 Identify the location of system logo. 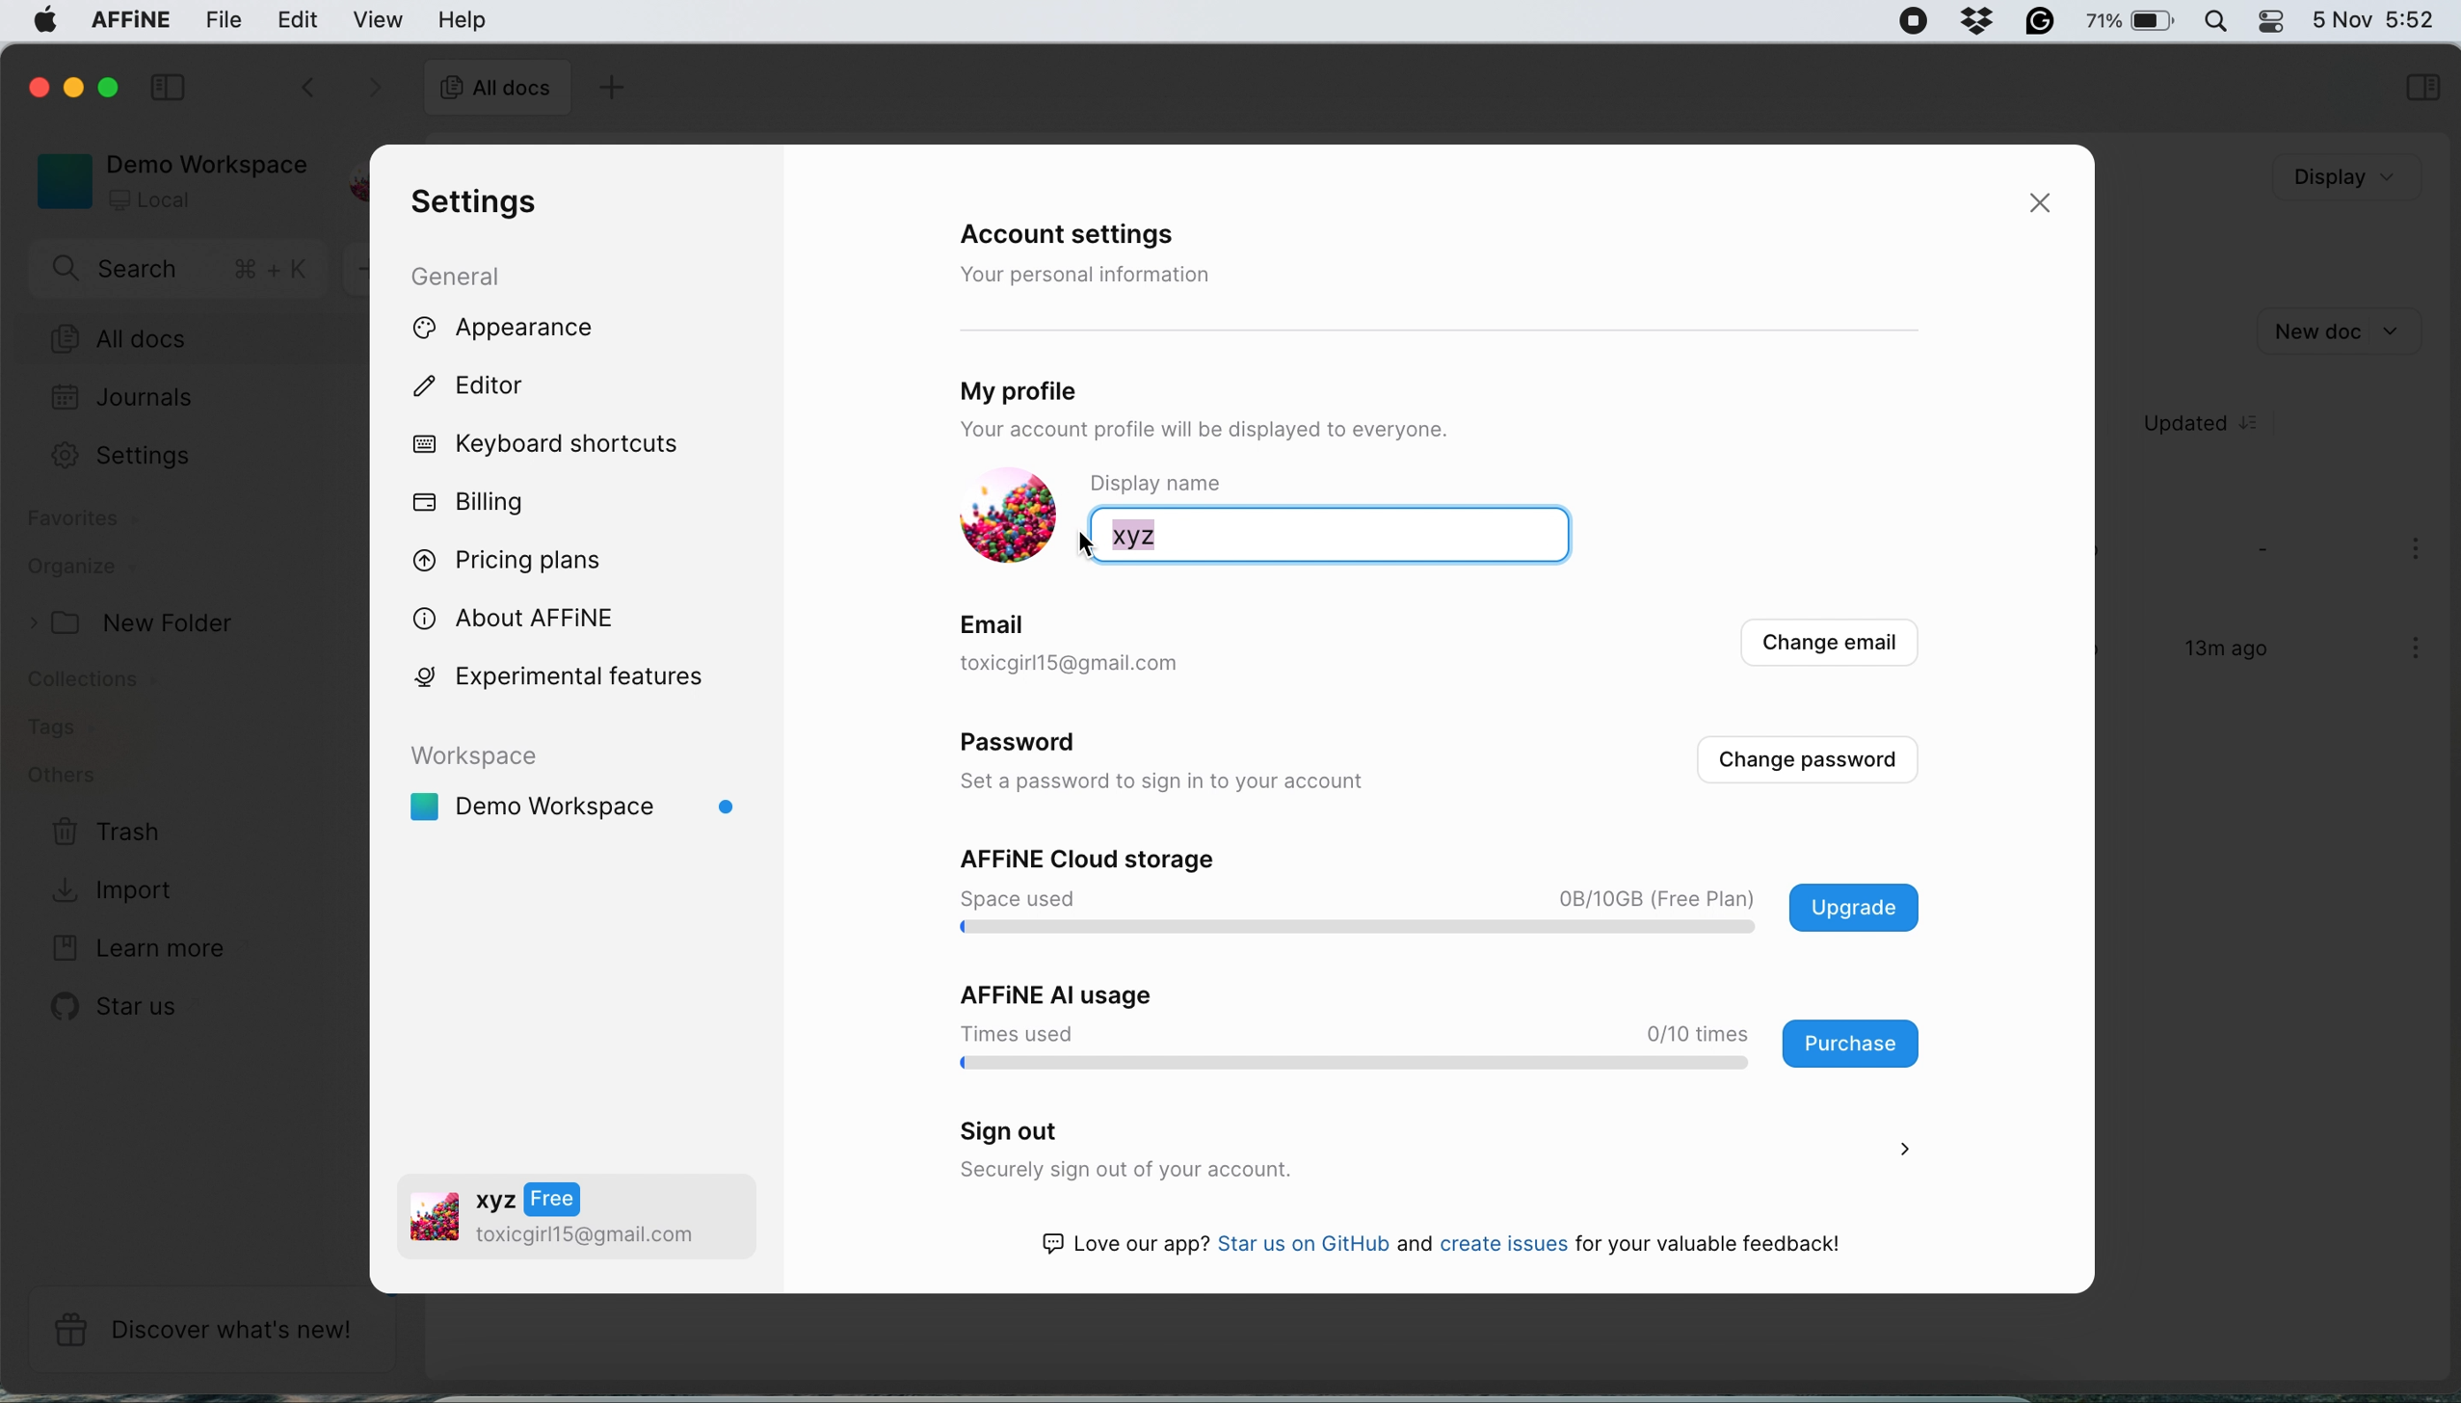
(37, 23).